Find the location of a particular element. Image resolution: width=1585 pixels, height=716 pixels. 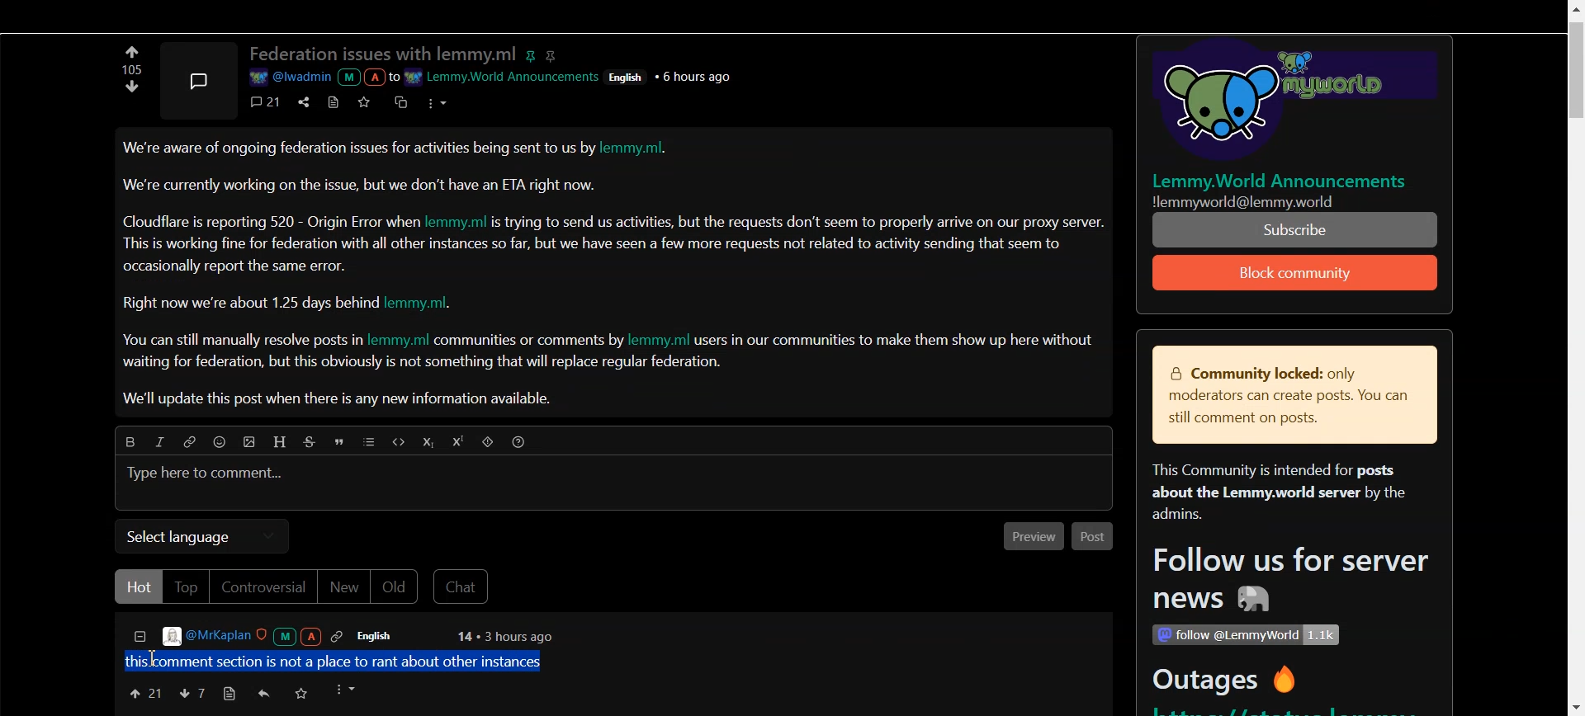

cross posts is located at coordinates (402, 101).